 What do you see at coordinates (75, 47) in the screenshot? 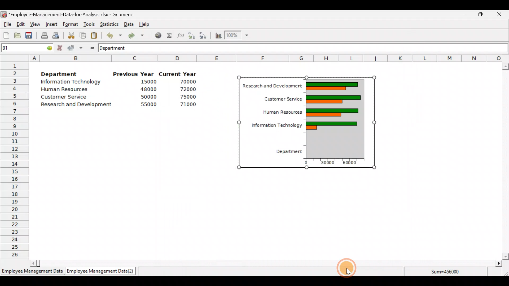
I see `Accept change` at bounding box center [75, 47].